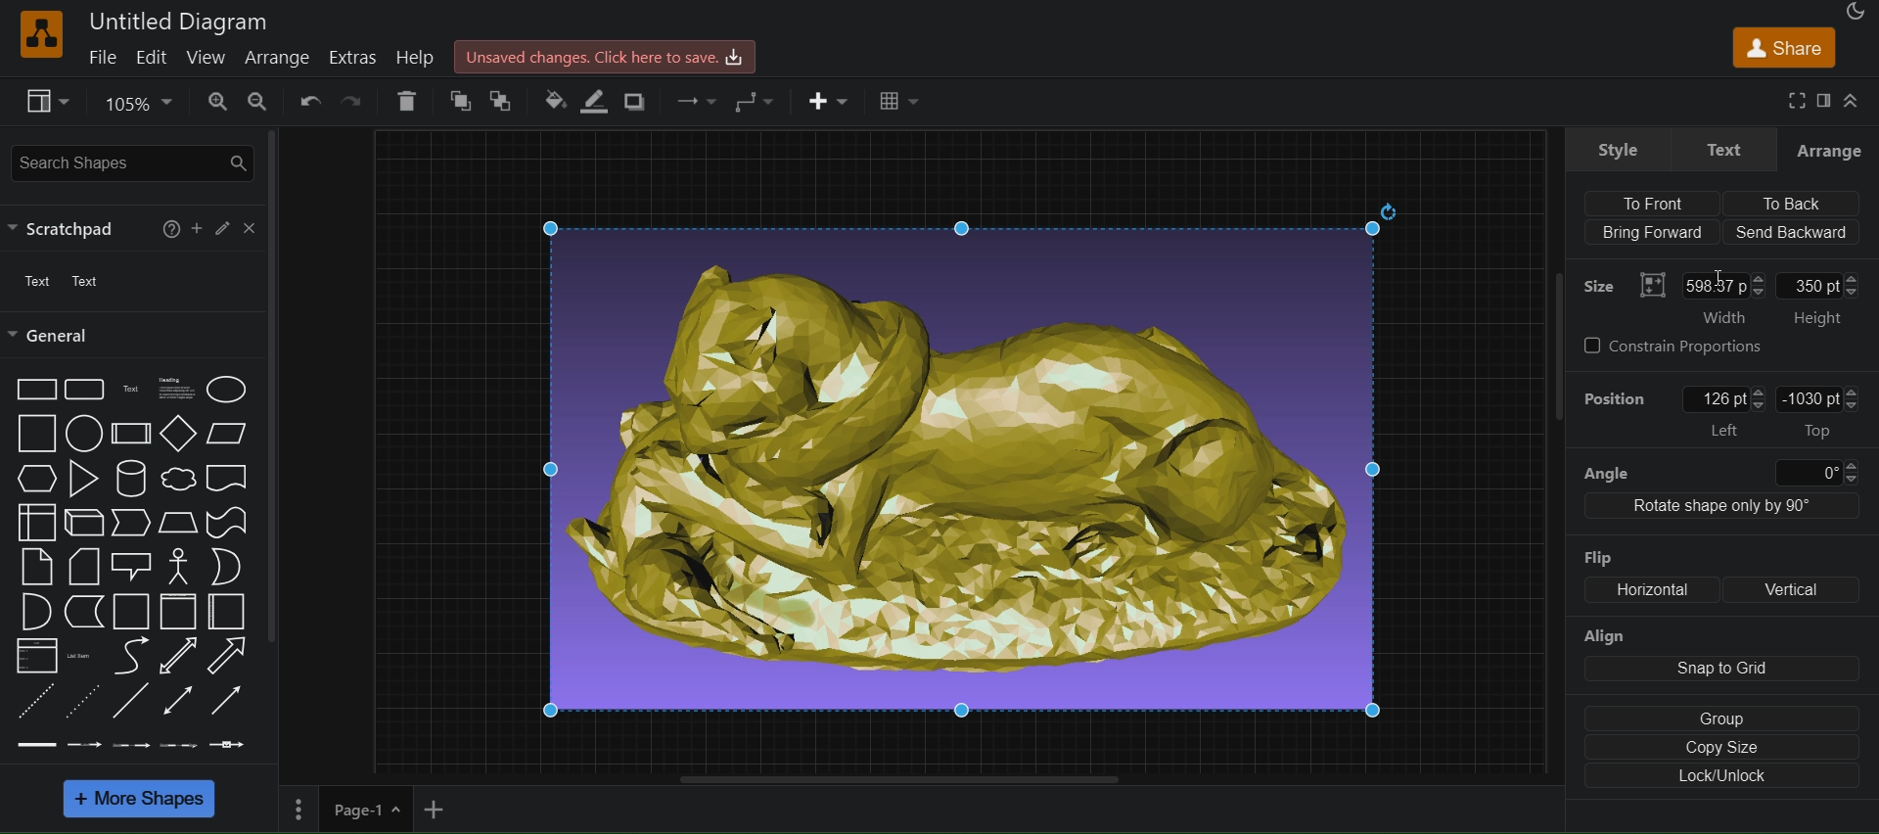  I want to click on -1030pt Top, so click(1821, 412).